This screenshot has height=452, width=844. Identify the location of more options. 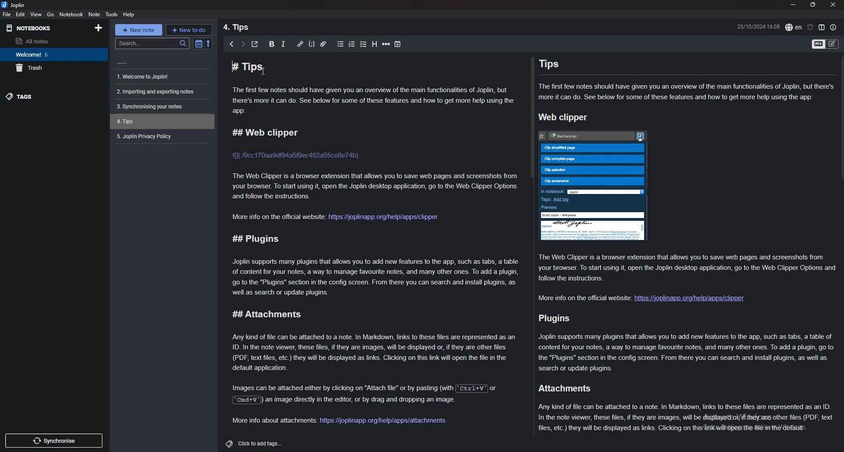
(386, 44).